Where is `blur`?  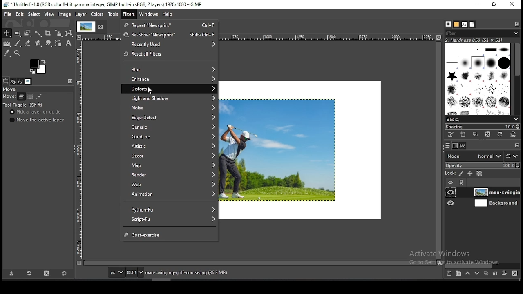 blur is located at coordinates (169, 68).